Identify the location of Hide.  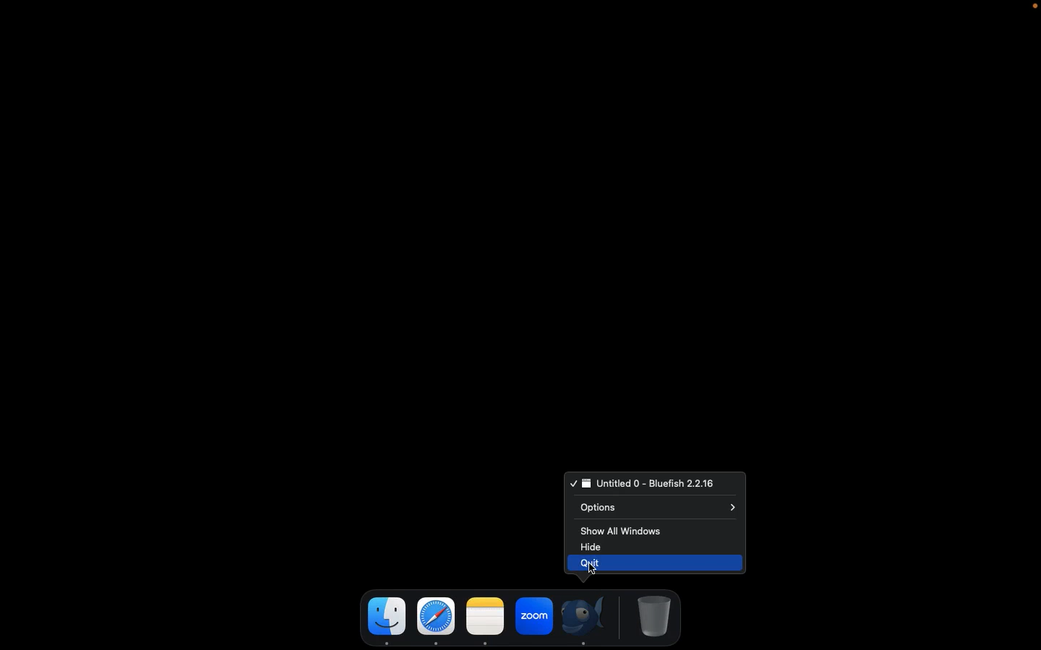
(591, 547).